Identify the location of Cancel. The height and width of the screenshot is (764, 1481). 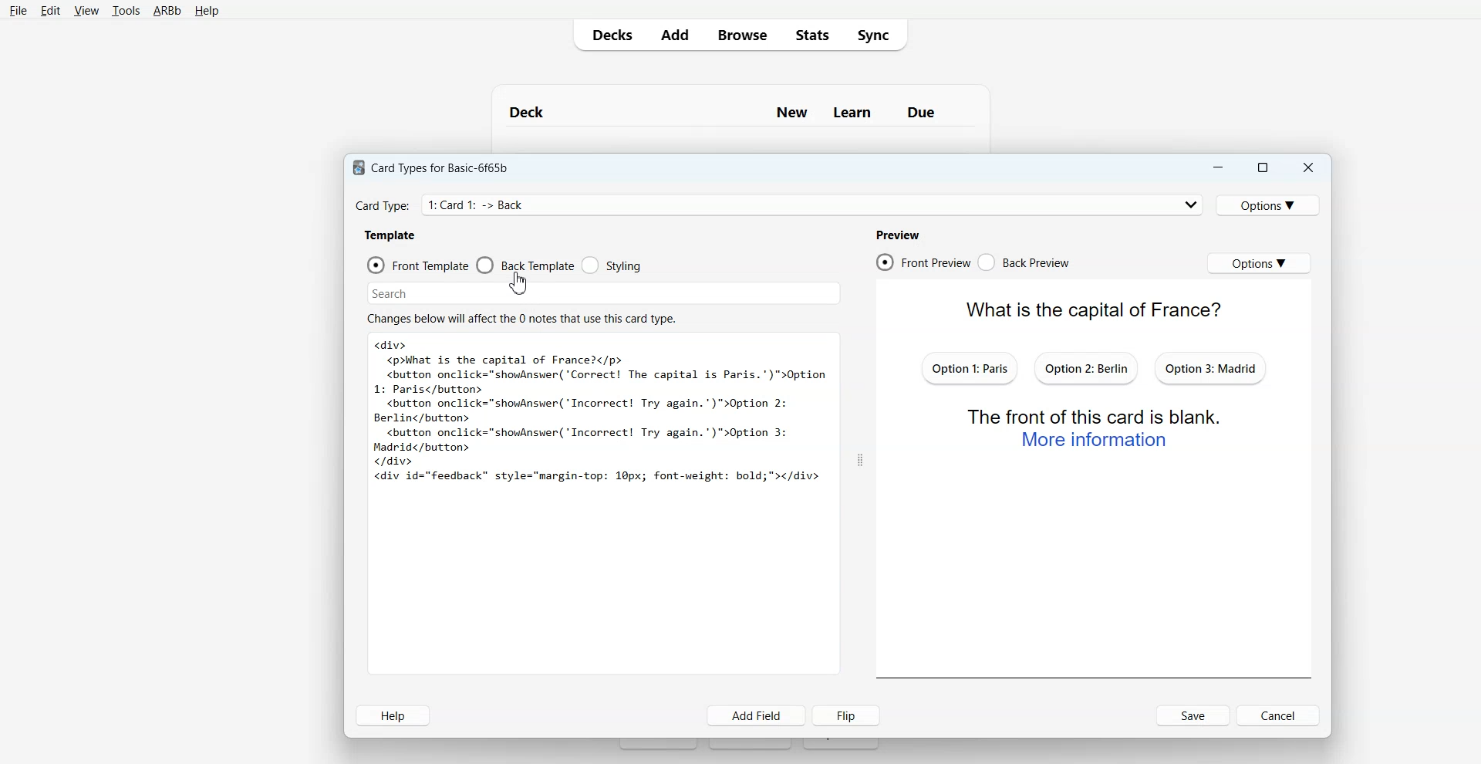
(1279, 715).